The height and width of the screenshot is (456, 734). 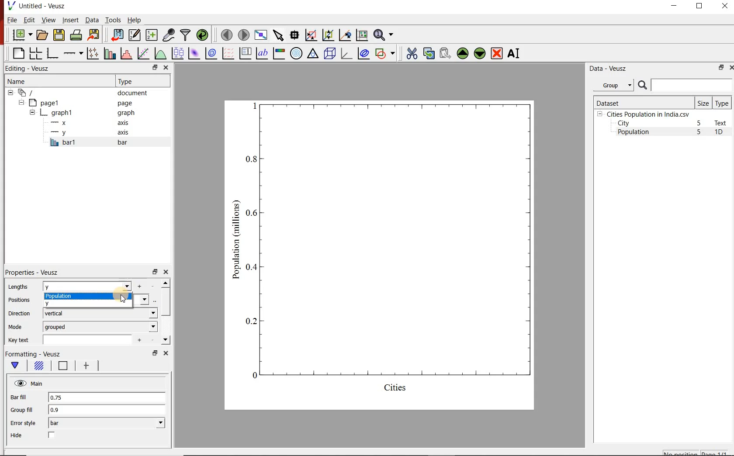 I want to click on Editing - Veusz, so click(x=32, y=68).